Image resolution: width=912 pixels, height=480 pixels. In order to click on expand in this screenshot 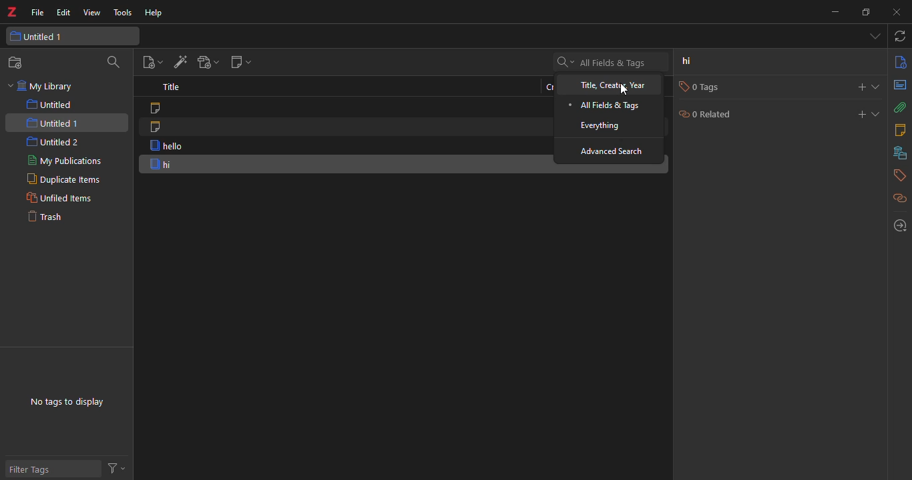, I will do `click(877, 113)`.